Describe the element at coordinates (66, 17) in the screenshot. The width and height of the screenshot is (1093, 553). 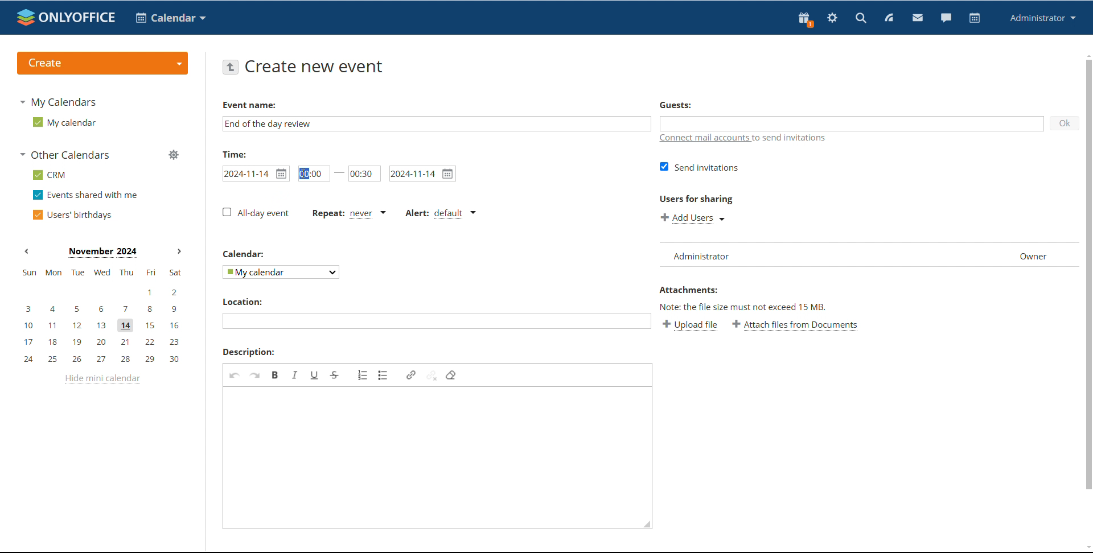
I see `logo` at that location.